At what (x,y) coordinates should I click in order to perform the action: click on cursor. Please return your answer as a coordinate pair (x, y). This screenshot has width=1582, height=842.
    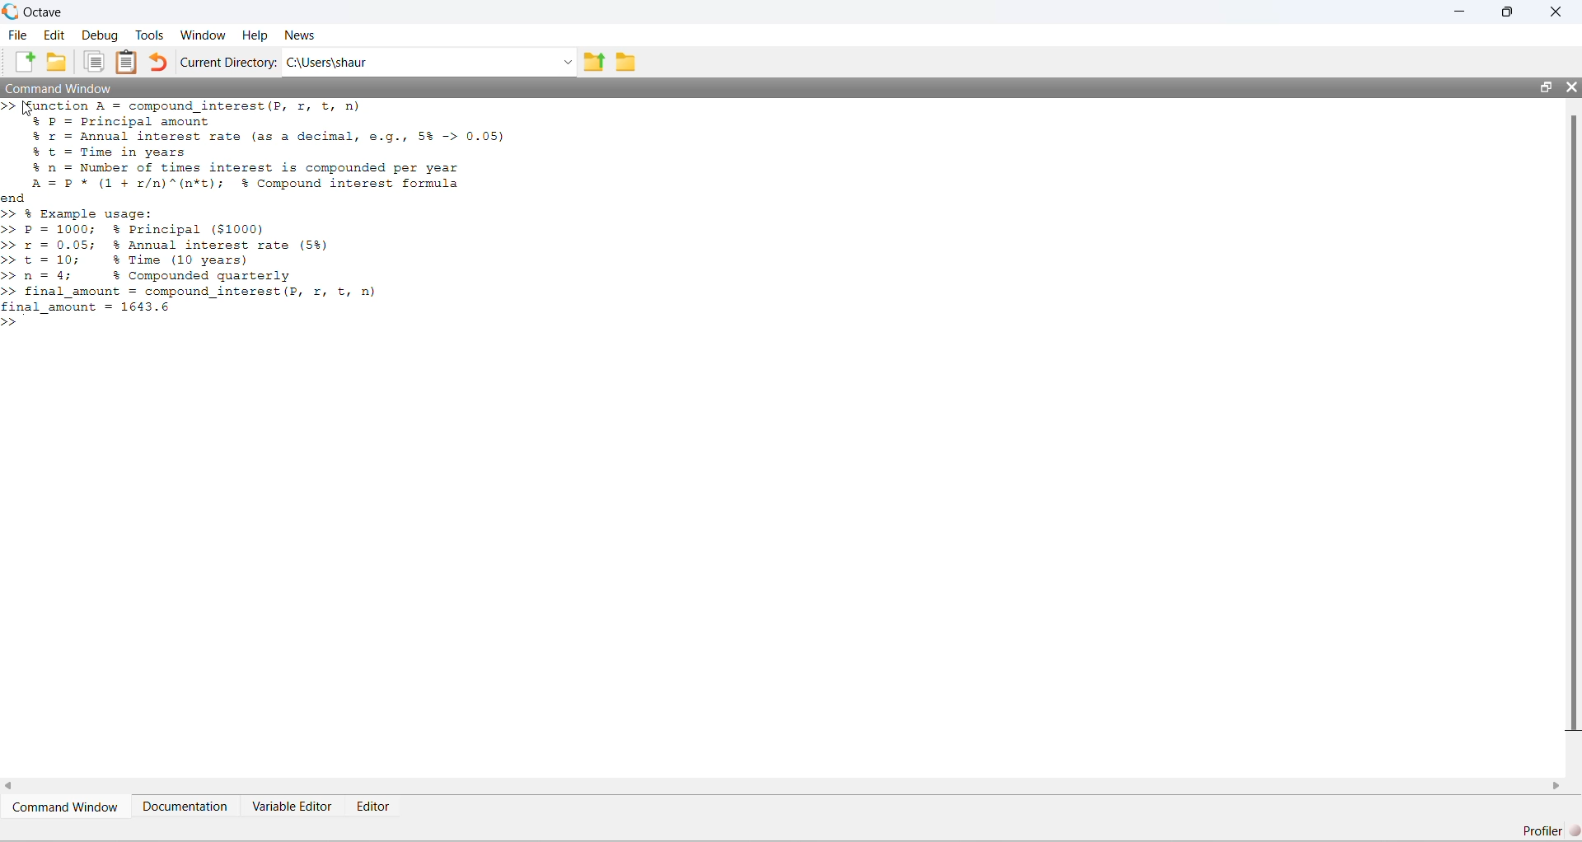
    Looking at the image, I should click on (29, 110).